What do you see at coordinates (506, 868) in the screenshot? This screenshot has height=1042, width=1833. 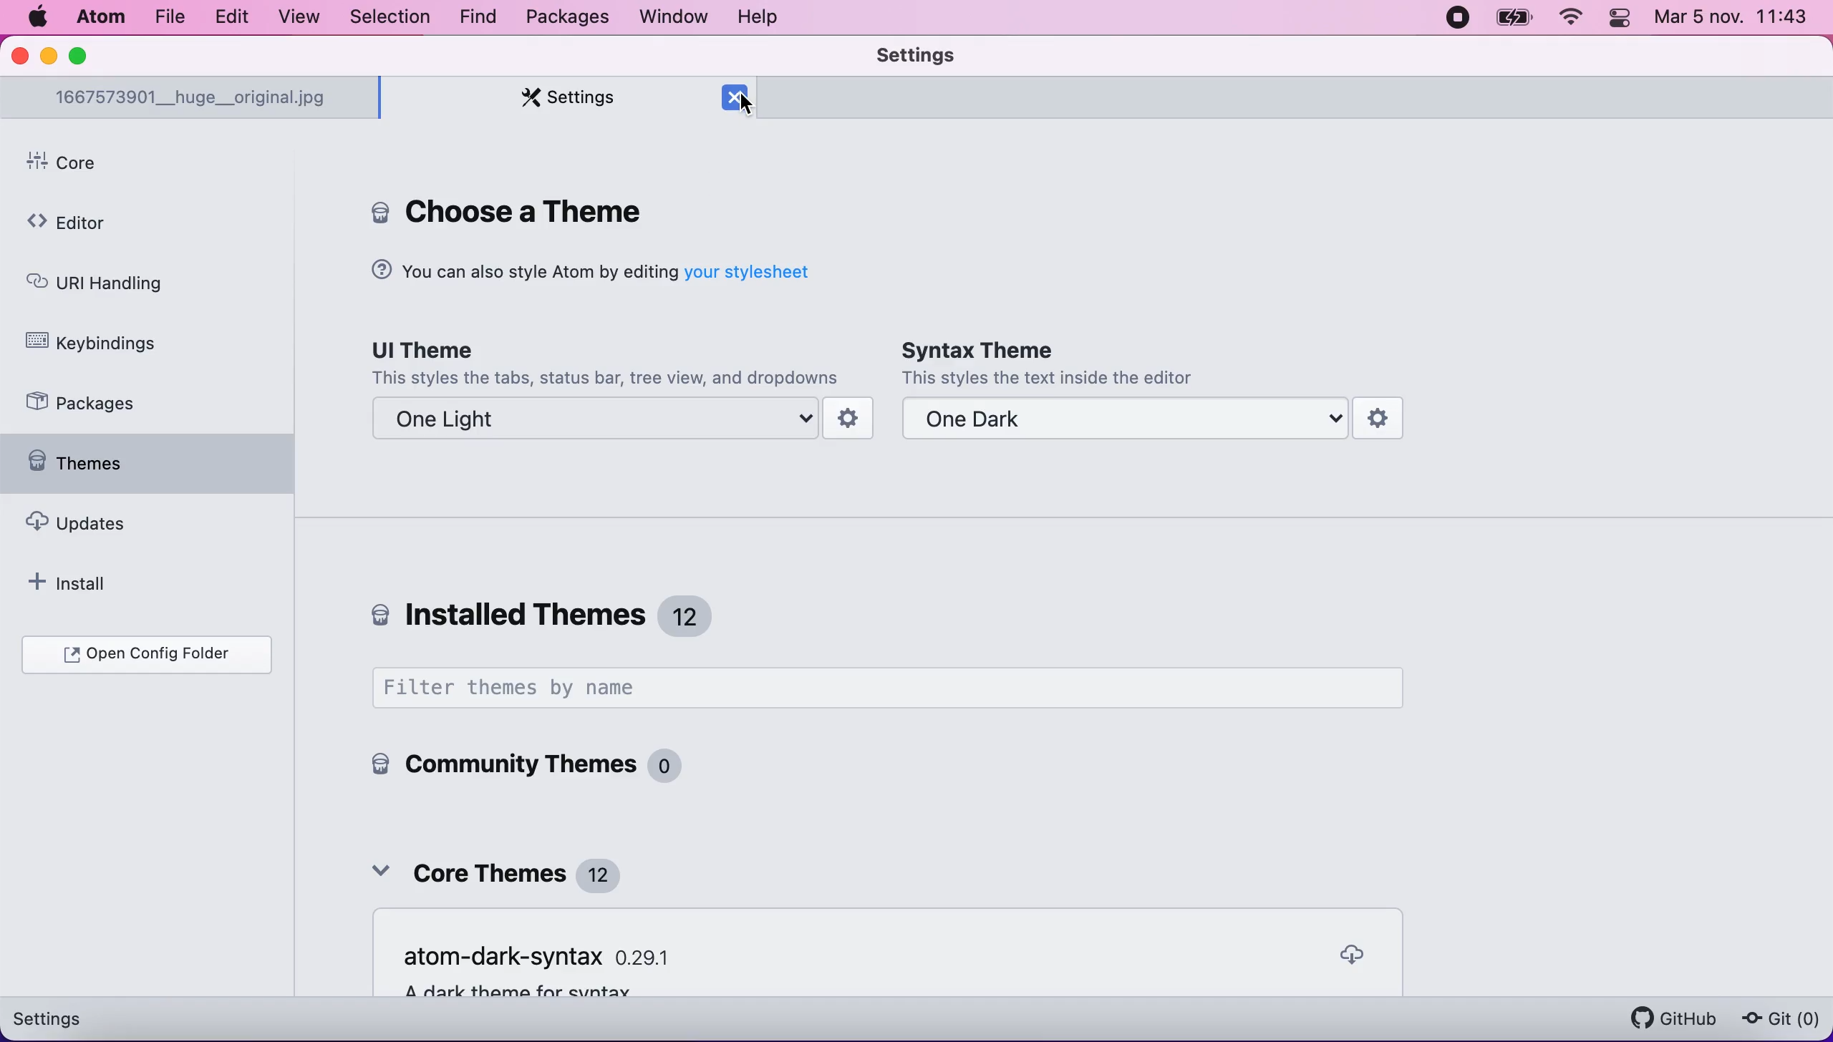 I see `core themes` at bounding box center [506, 868].